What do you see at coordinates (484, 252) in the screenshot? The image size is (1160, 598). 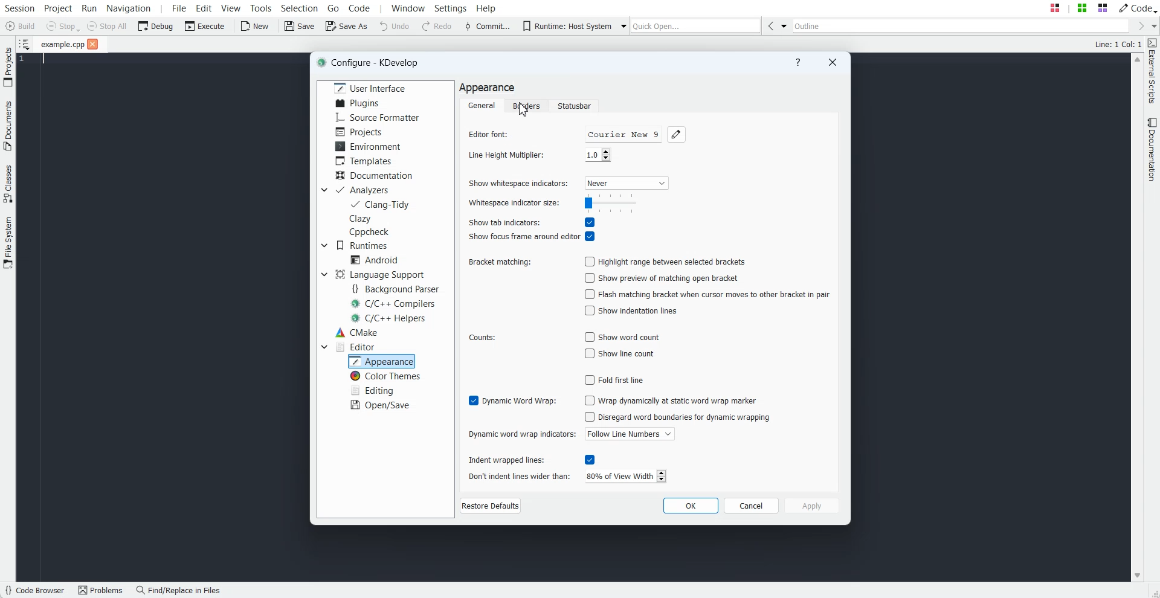 I see `Text` at bounding box center [484, 252].